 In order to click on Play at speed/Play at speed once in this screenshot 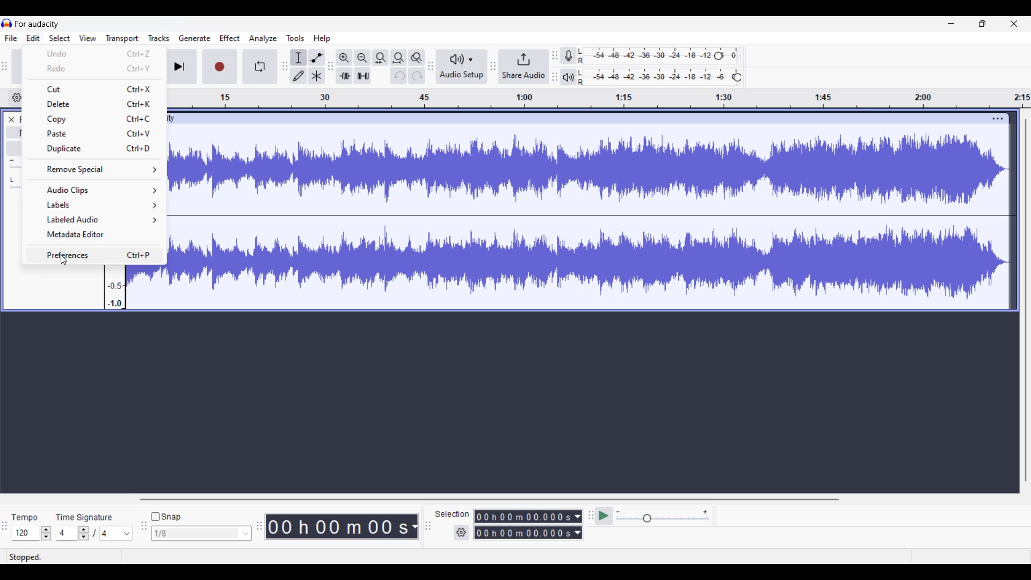, I will do `click(604, 516)`.